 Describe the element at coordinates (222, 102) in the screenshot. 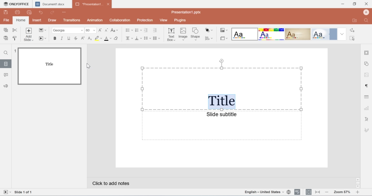

I see `Title` at that location.